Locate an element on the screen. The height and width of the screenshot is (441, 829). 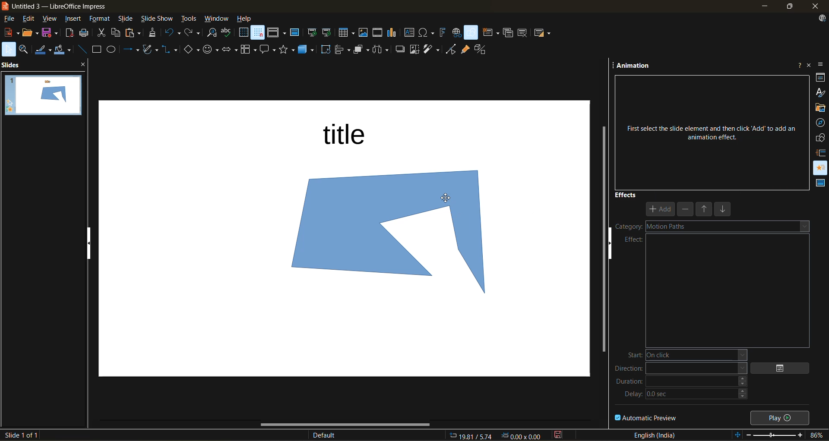
rotate is located at coordinates (326, 50).